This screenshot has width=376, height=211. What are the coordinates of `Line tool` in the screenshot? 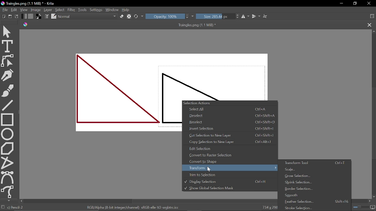 It's located at (7, 105).